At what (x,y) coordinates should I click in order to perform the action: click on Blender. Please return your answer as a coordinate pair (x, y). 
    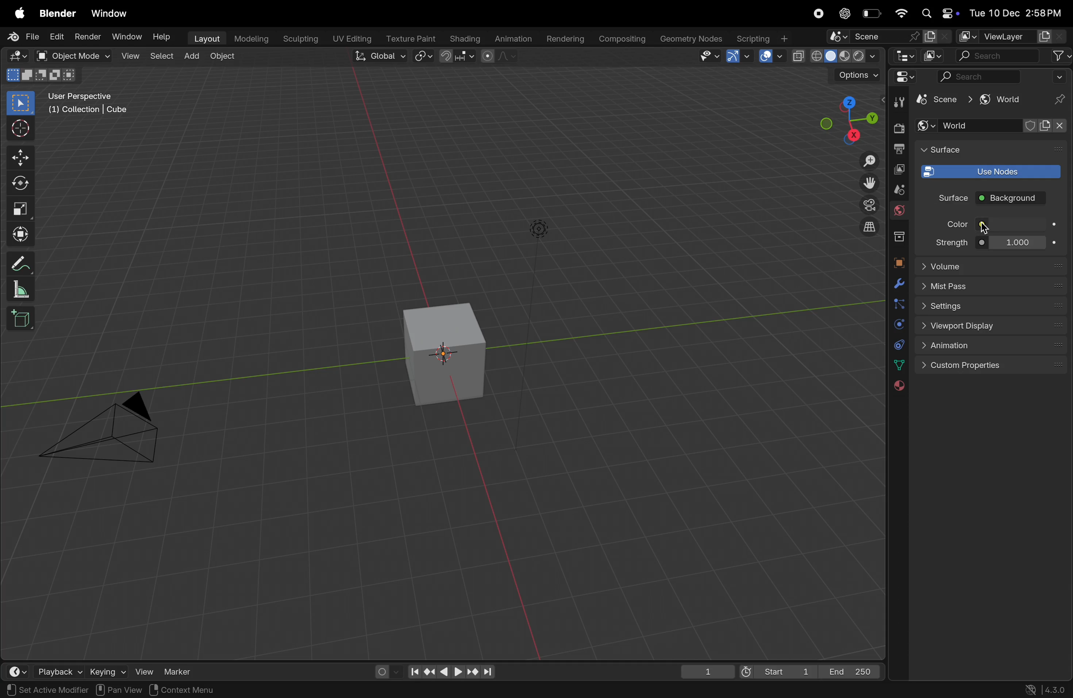
    Looking at the image, I should click on (58, 14).